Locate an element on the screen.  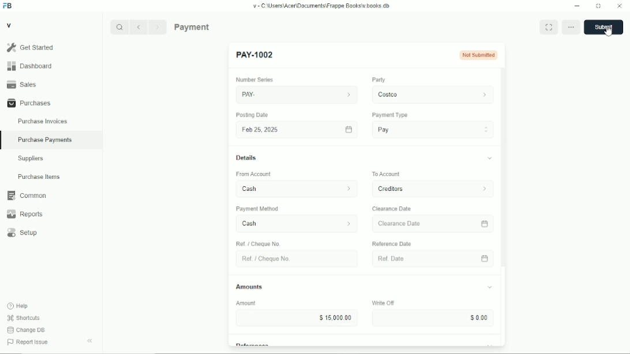
‘From Account is located at coordinates (253, 175).